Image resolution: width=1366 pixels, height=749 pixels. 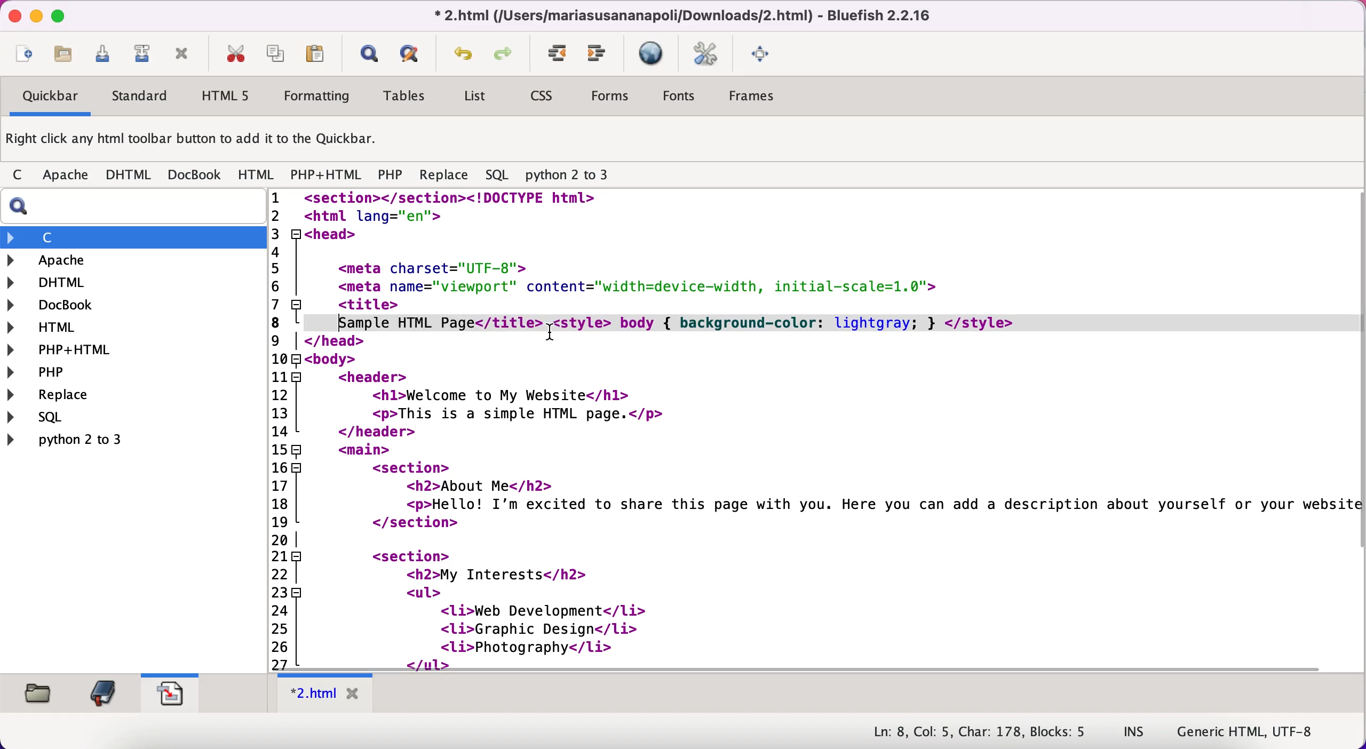 What do you see at coordinates (194, 141) in the screenshot?
I see `right click any html toolbar button to add it to the quickbar.` at bounding box center [194, 141].